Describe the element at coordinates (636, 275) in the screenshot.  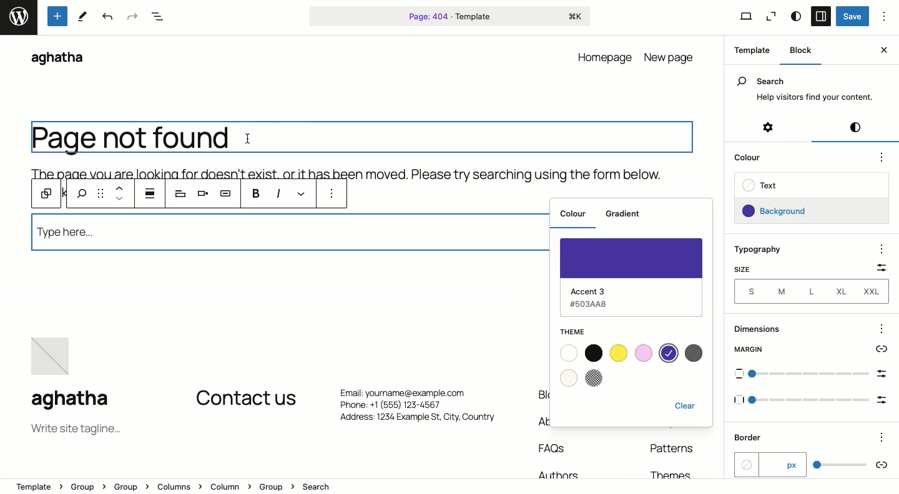
I see `Accent 3 selected` at that location.